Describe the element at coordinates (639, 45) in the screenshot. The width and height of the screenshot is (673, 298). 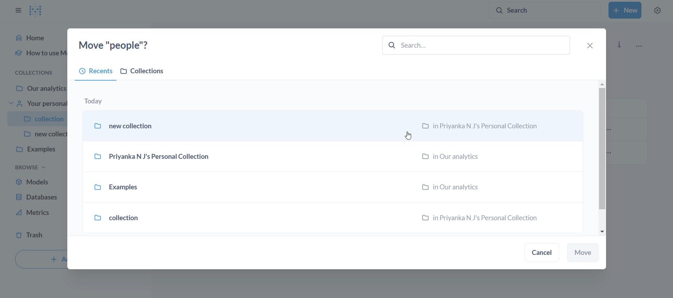
I see `more options` at that location.